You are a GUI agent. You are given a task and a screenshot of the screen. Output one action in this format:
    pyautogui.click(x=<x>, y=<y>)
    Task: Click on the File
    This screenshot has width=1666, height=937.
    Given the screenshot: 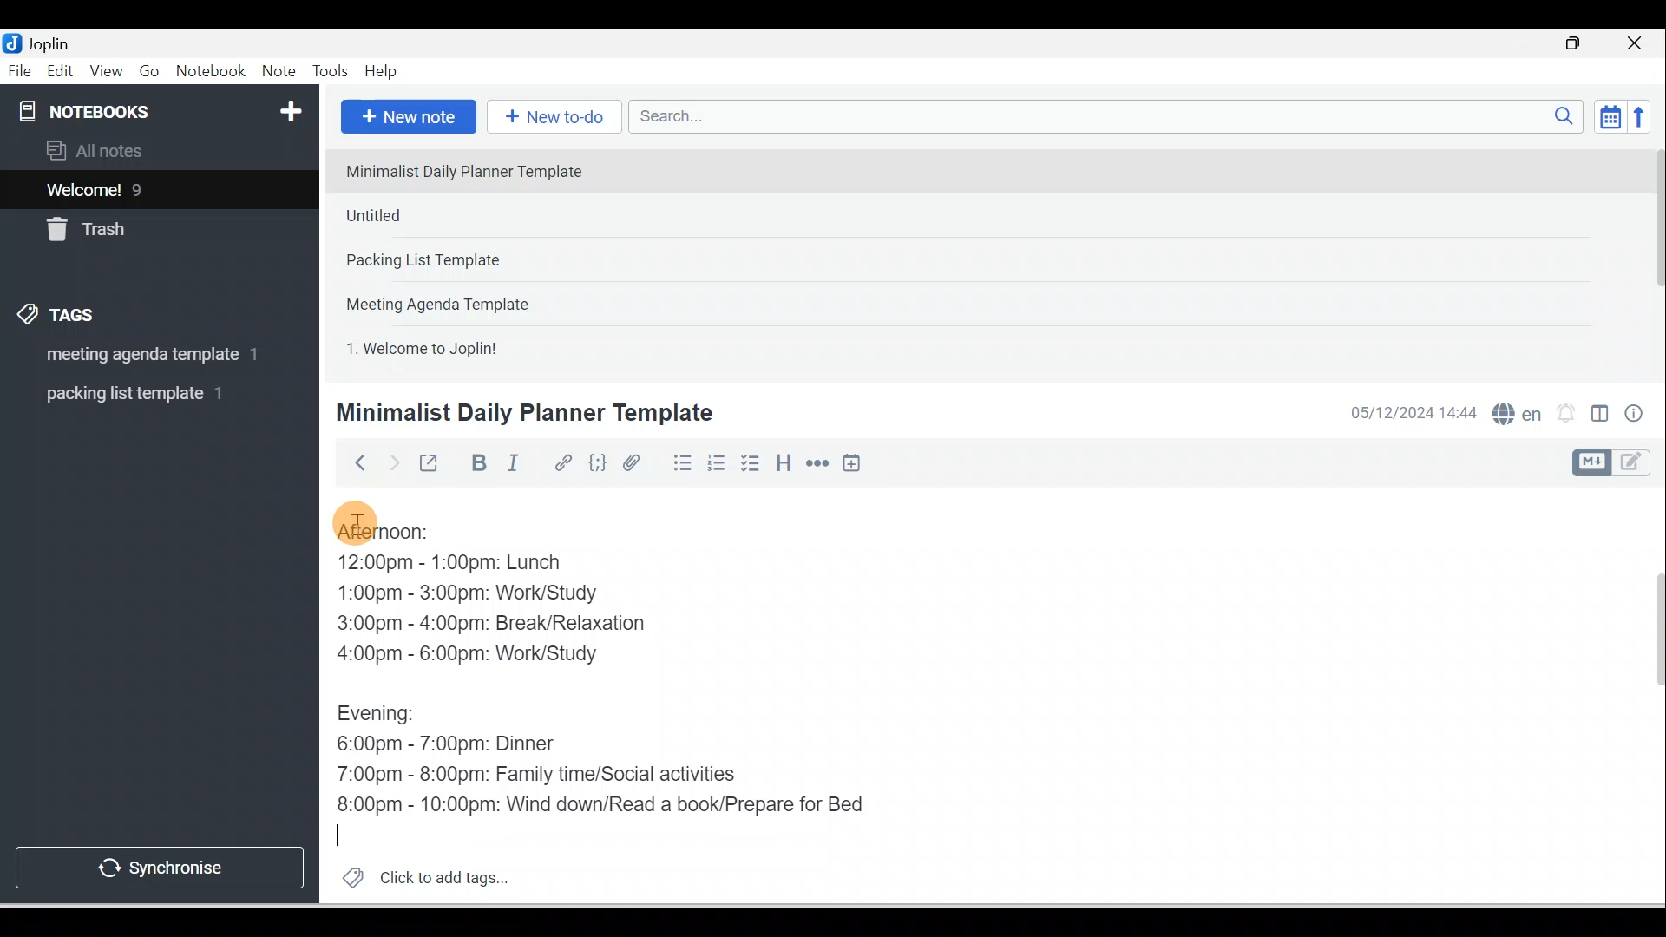 What is the action you would take?
    pyautogui.click(x=21, y=69)
    